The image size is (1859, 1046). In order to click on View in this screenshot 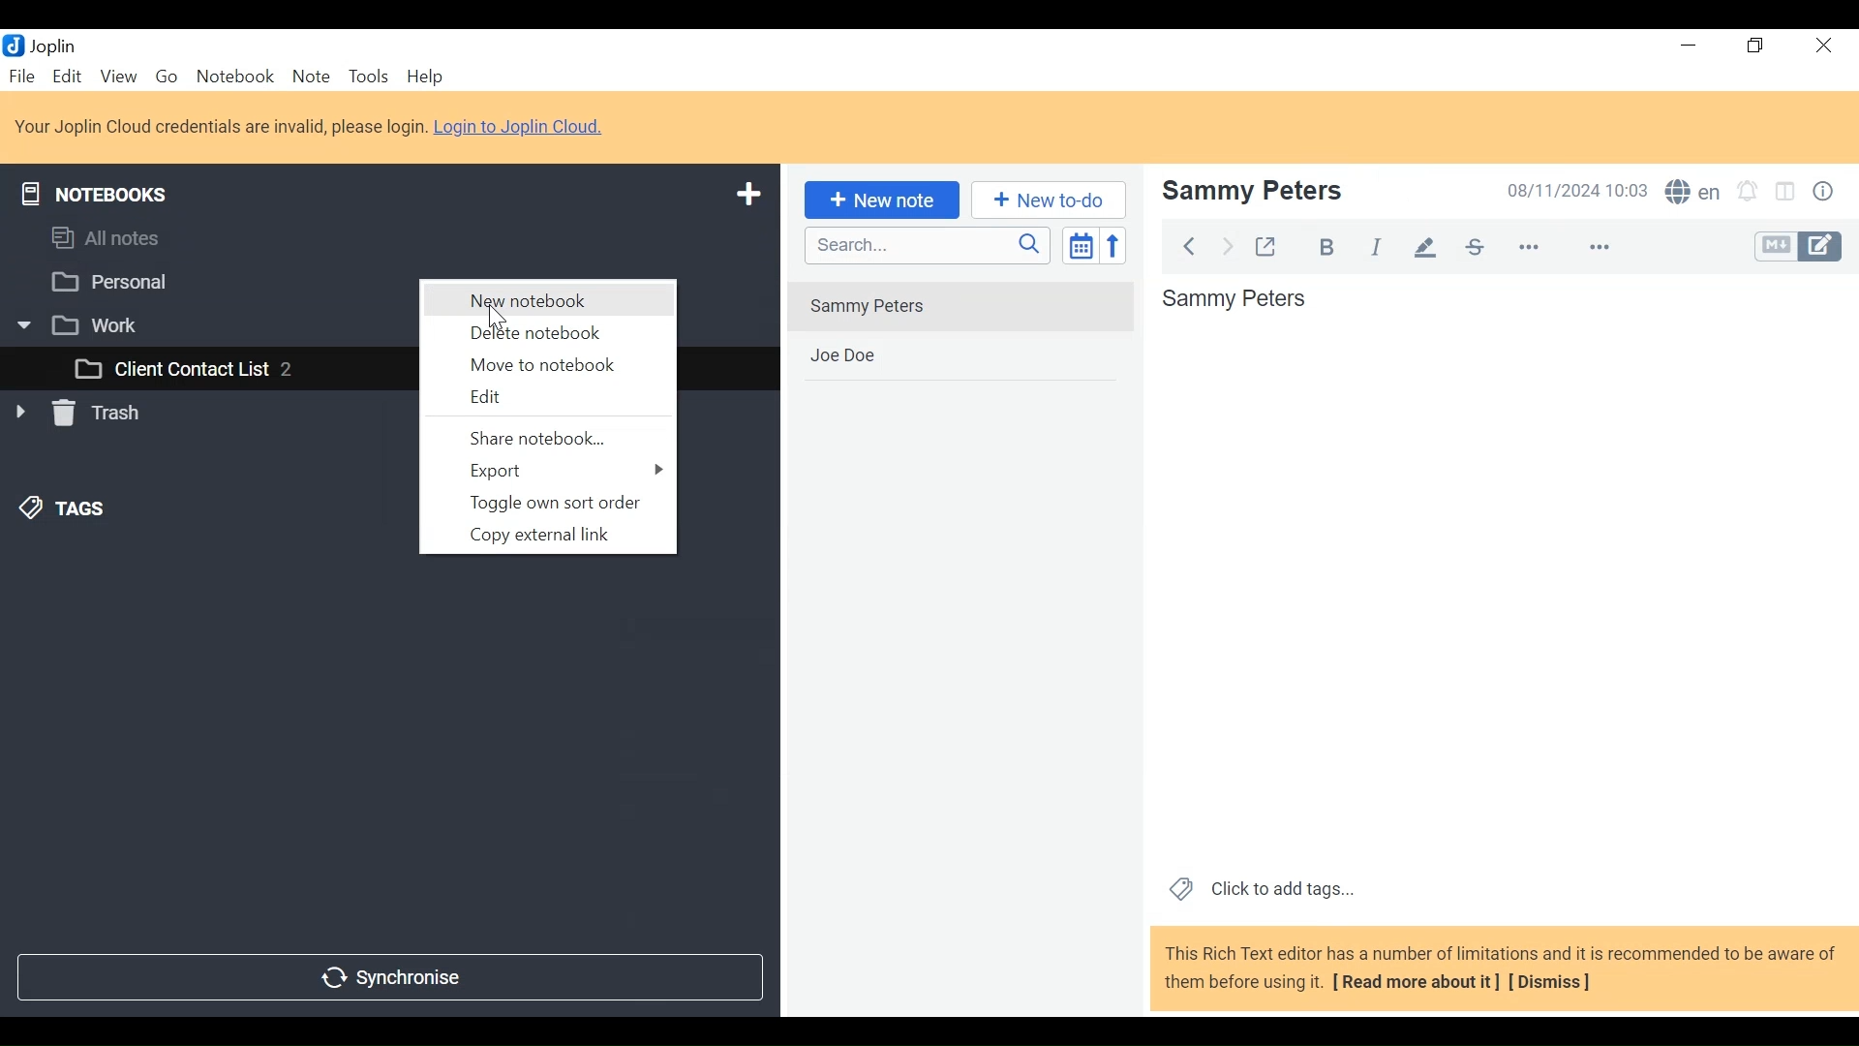, I will do `click(118, 77)`.